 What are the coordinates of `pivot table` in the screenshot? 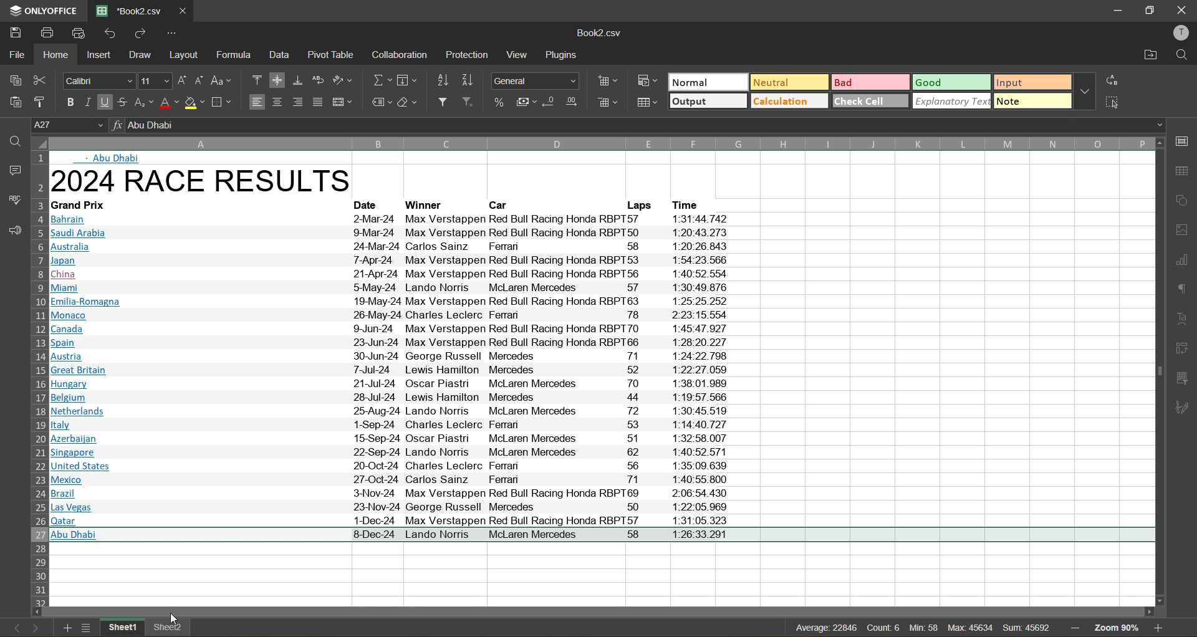 It's located at (332, 58).